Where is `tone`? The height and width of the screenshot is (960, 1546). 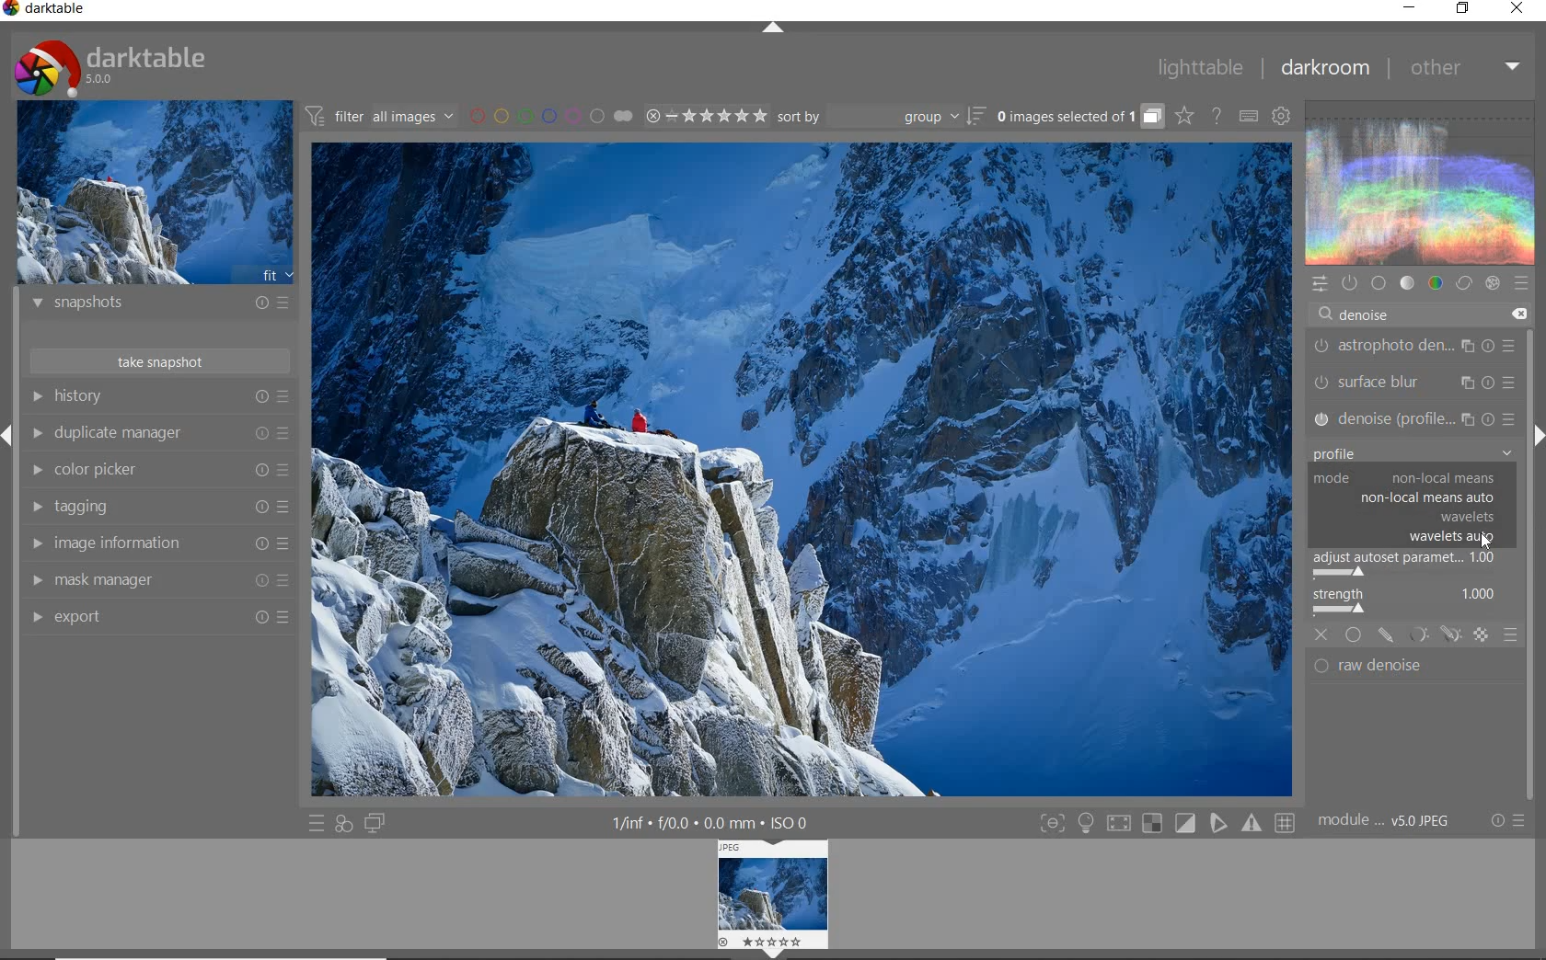
tone is located at coordinates (1406, 282).